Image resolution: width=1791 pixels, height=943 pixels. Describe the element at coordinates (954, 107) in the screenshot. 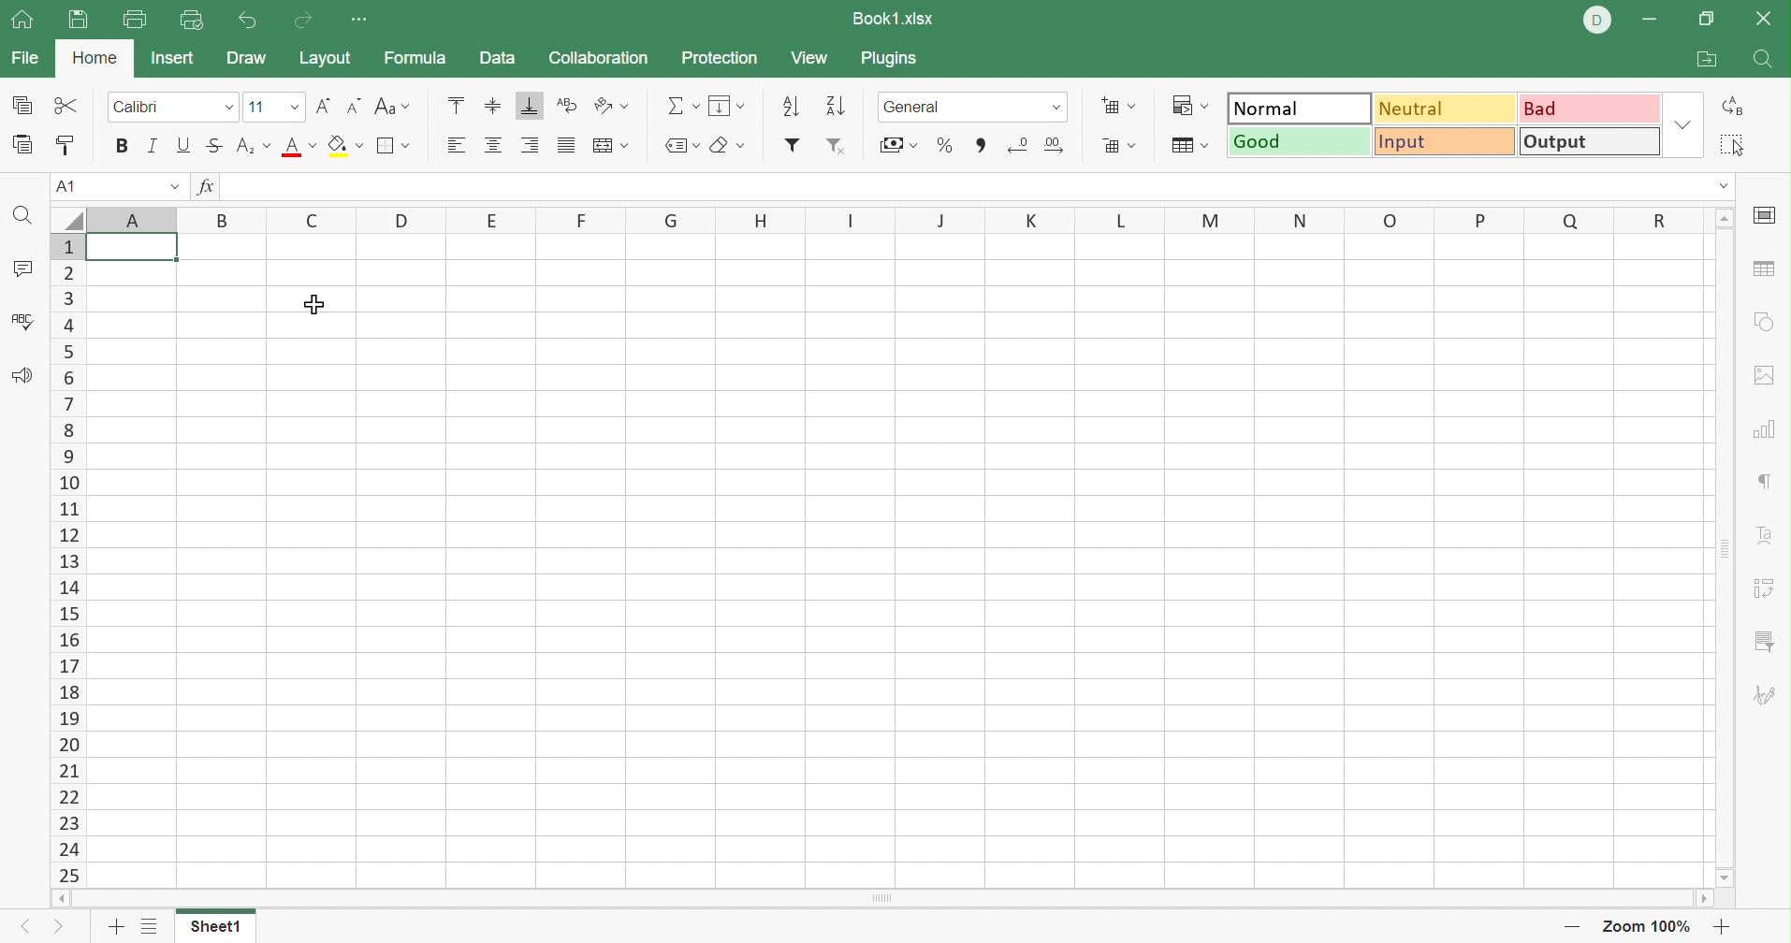

I see `General` at that location.